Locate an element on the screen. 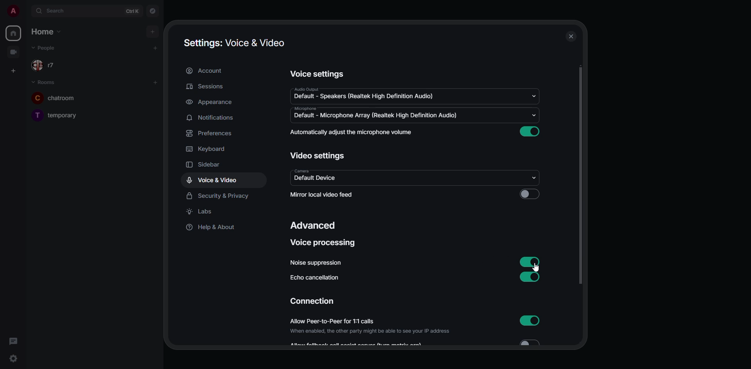 This screenshot has width=751, height=369. profile is located at coordinates (13, 11).